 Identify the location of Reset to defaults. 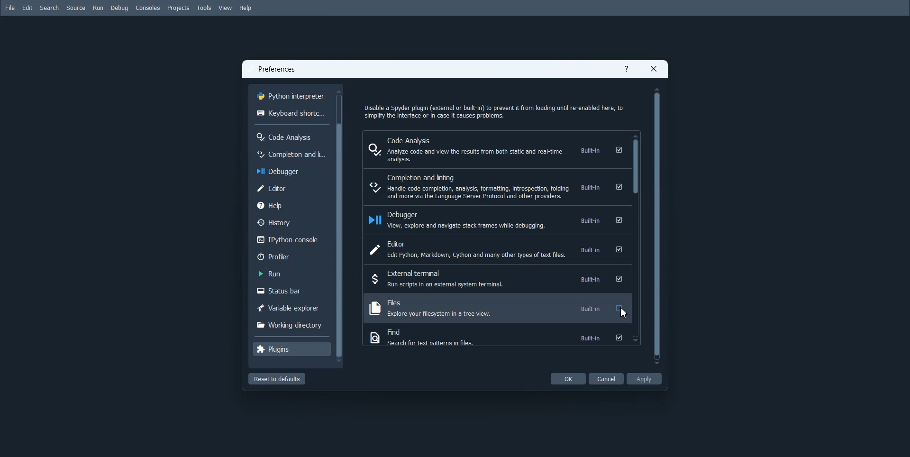
(276, 378).